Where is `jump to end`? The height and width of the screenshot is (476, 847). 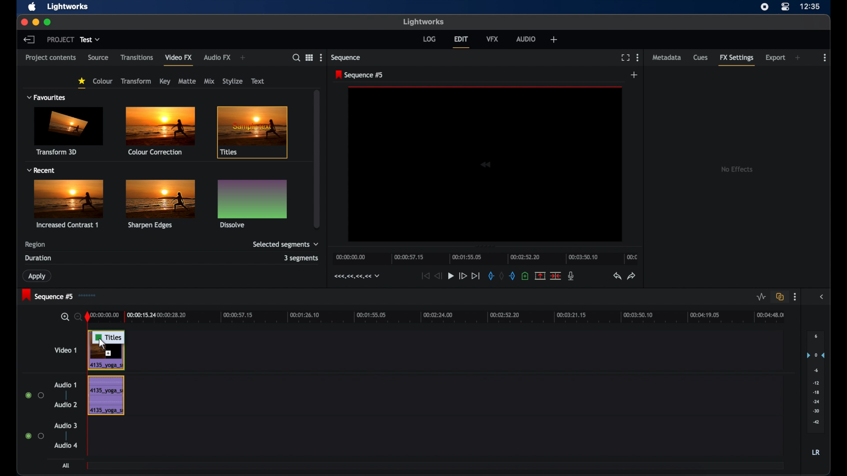 jump to end is located at coordinates (476, 275).